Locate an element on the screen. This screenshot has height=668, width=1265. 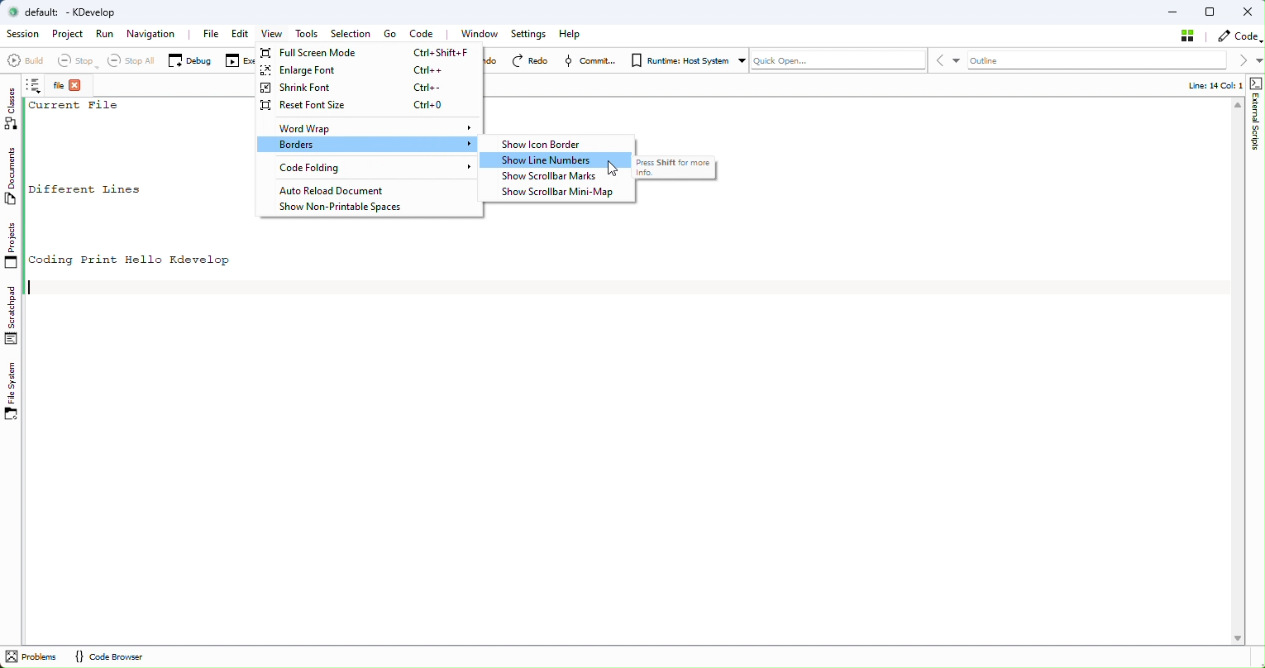
Stachpad is located at coordinates (12, 315).